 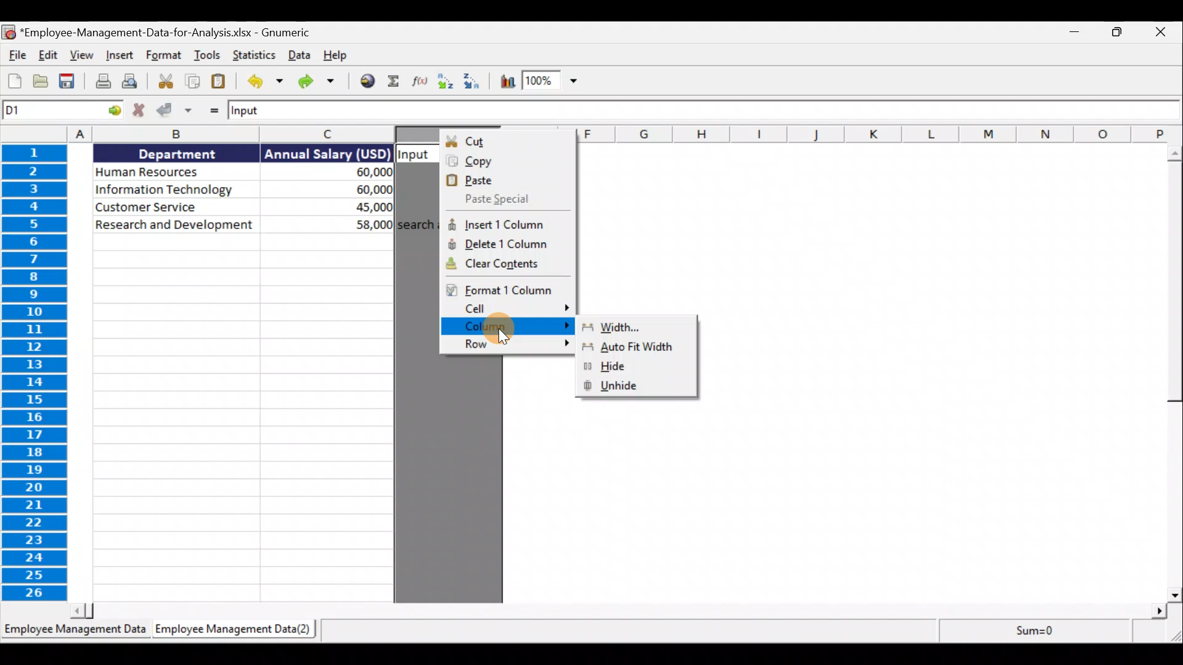 What do you see at coordinates (507, 267) in the screenshot?
I see `Clear contents` at bounding box center [507, 267].